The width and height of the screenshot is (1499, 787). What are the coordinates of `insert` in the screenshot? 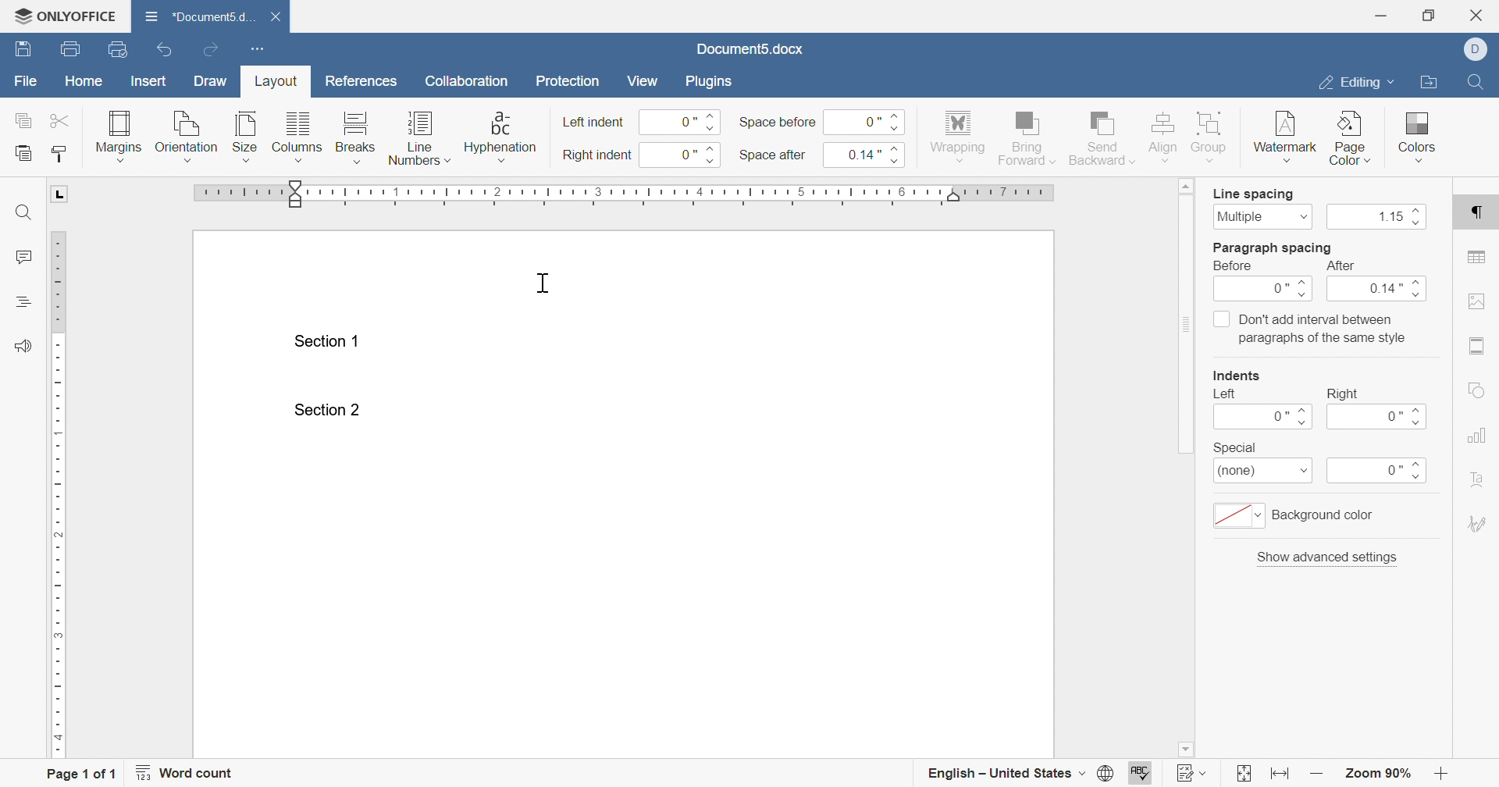 It's located at (150, 82).